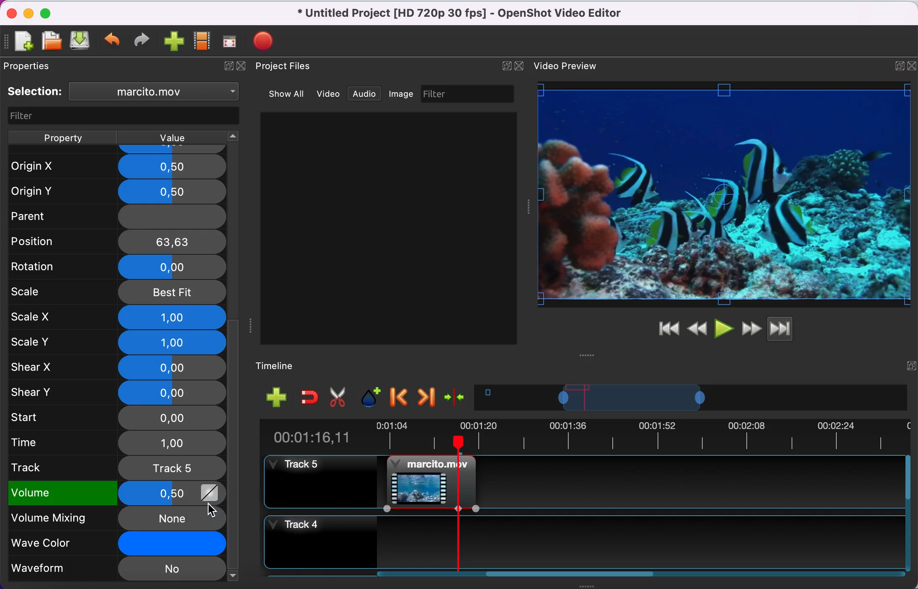 The width and height of the screenshot is (918, 589). I want to click on minimize, so click(28, 13).